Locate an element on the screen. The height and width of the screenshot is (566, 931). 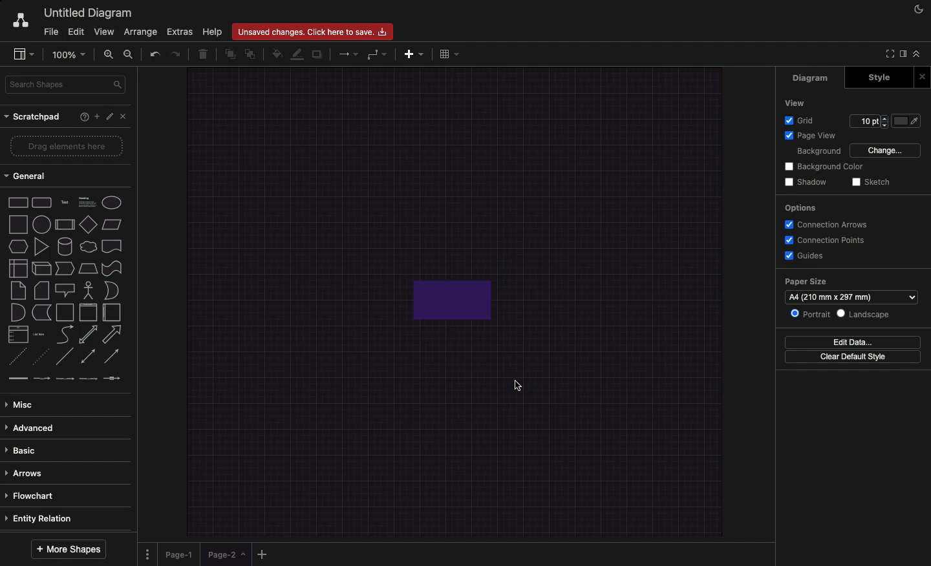
note is located at coordinates (17, 290).